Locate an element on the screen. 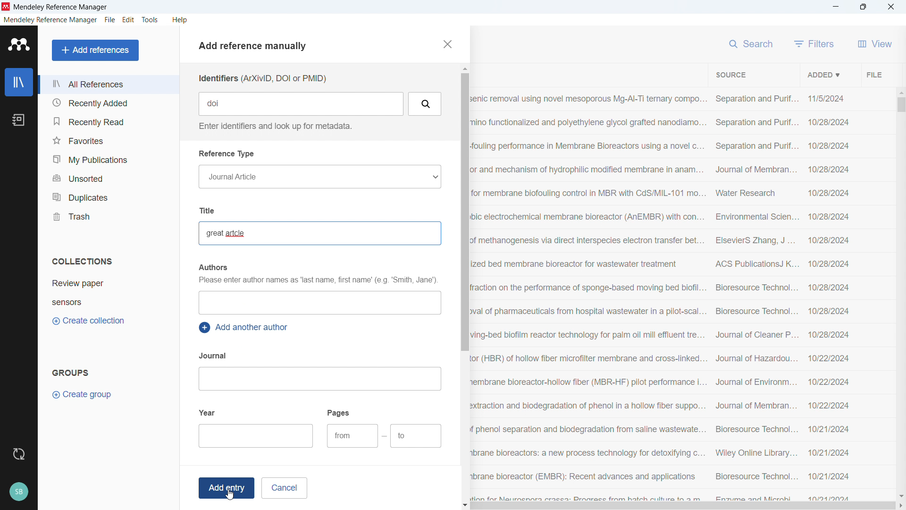 The image size is (906, 510). Horizontal scroll bar  is located at coordinates (683, 506).